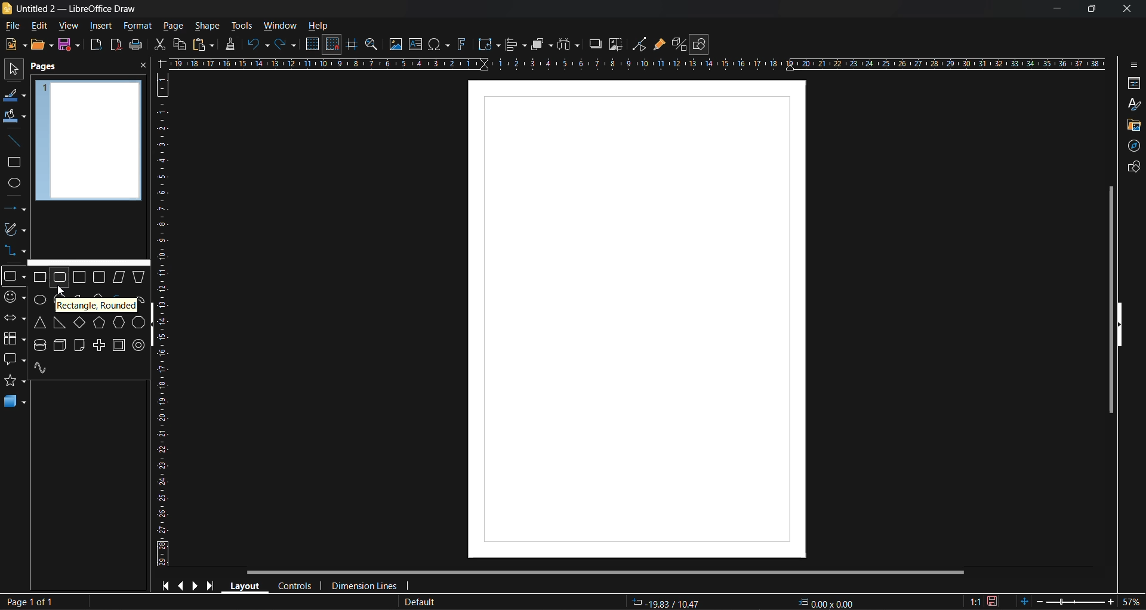  I want to click on rectangle, so click(12, 163).